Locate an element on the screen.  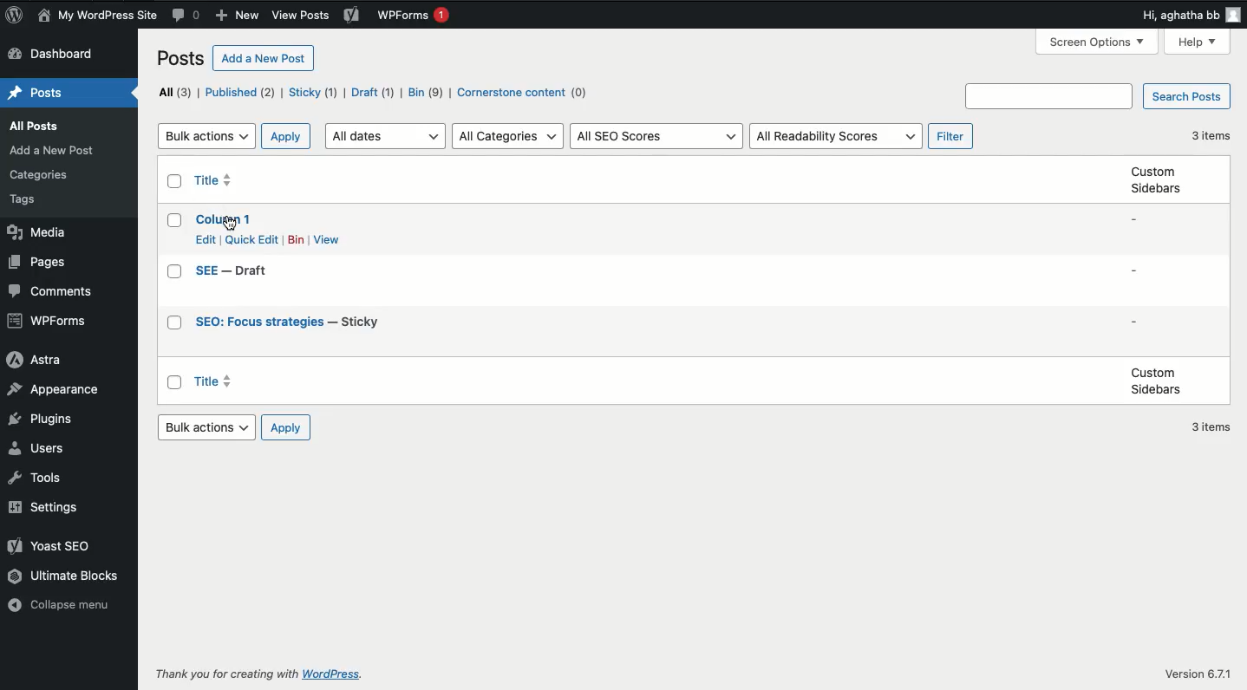
Comments is located at coordinates (187, 16).